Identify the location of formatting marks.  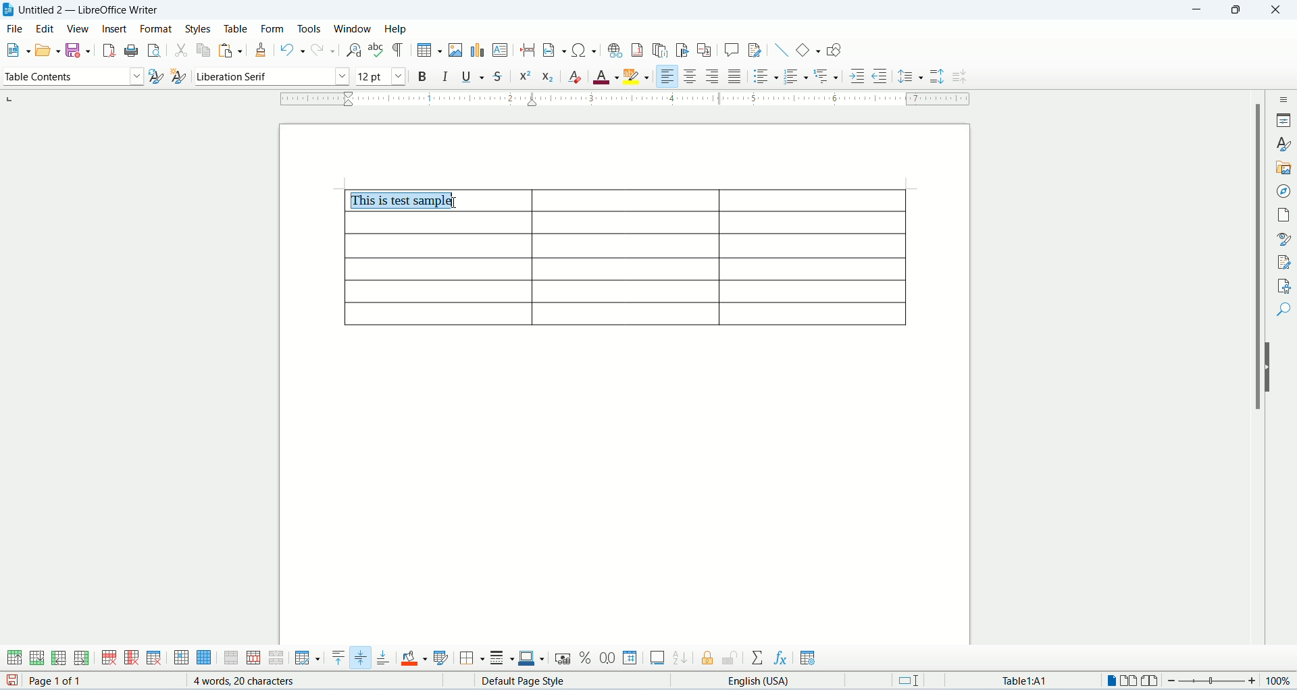
(399, 49).